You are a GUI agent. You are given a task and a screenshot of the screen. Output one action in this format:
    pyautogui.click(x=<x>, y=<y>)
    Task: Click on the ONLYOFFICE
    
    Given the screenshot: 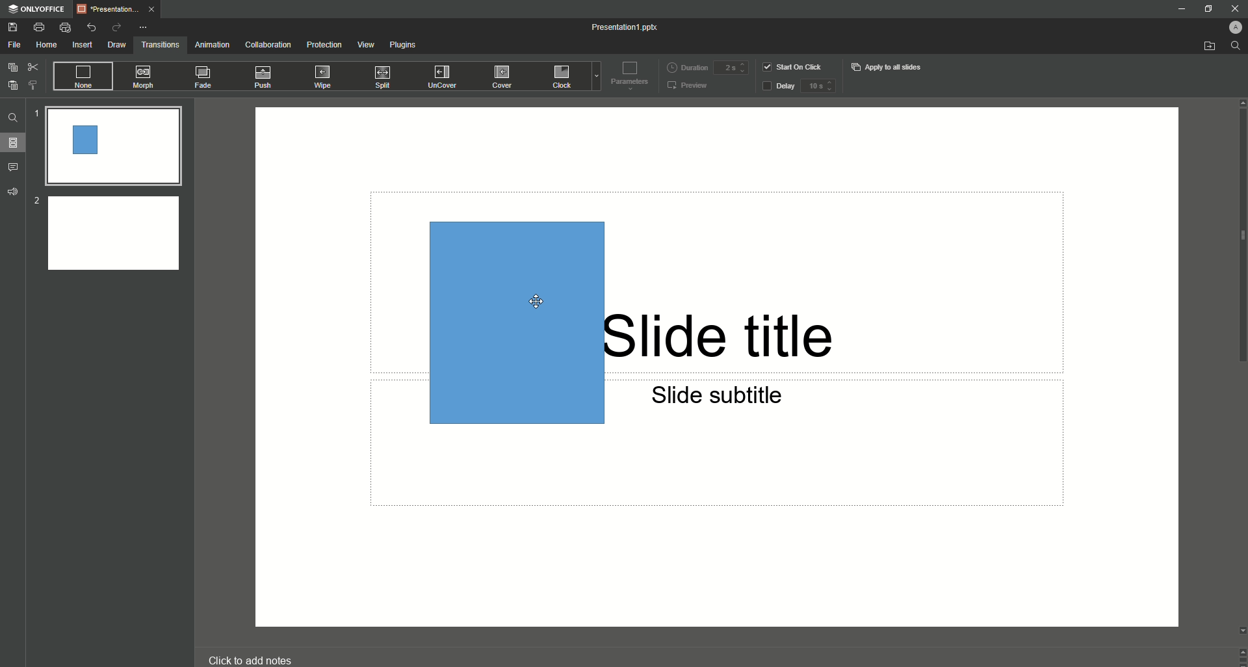 What is the action you would take?
    pyautogui.click(x=38, y=8)
    